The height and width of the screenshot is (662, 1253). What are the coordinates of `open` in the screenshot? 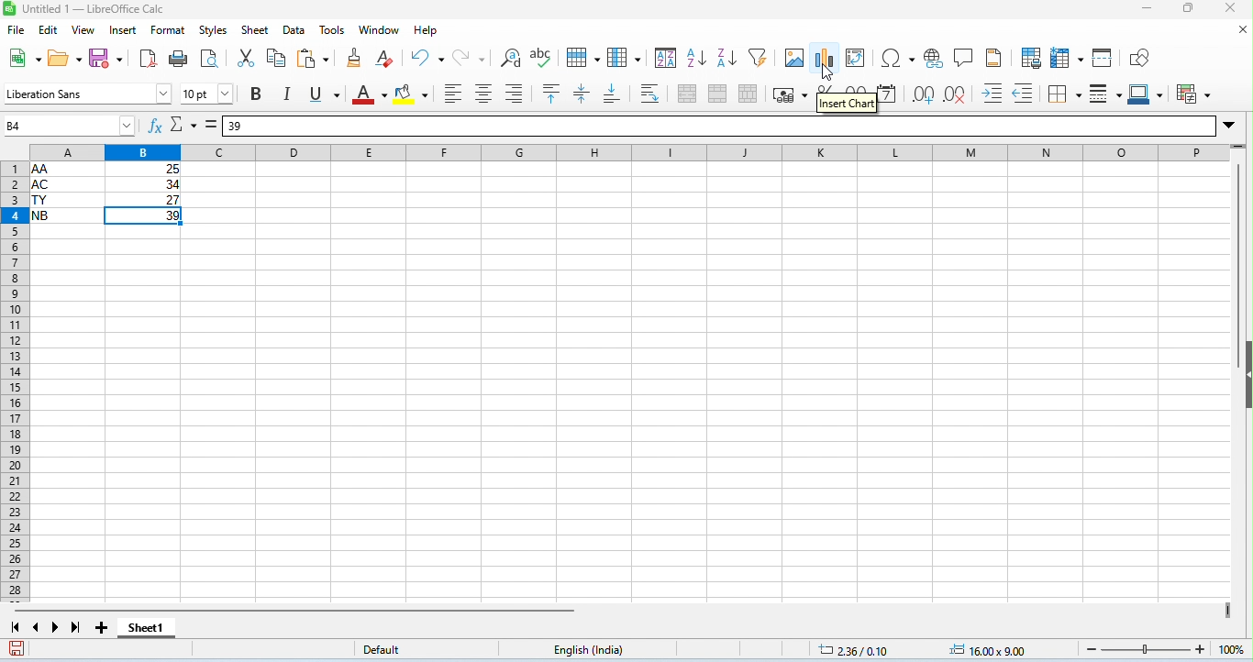 It's located at (66, 58).